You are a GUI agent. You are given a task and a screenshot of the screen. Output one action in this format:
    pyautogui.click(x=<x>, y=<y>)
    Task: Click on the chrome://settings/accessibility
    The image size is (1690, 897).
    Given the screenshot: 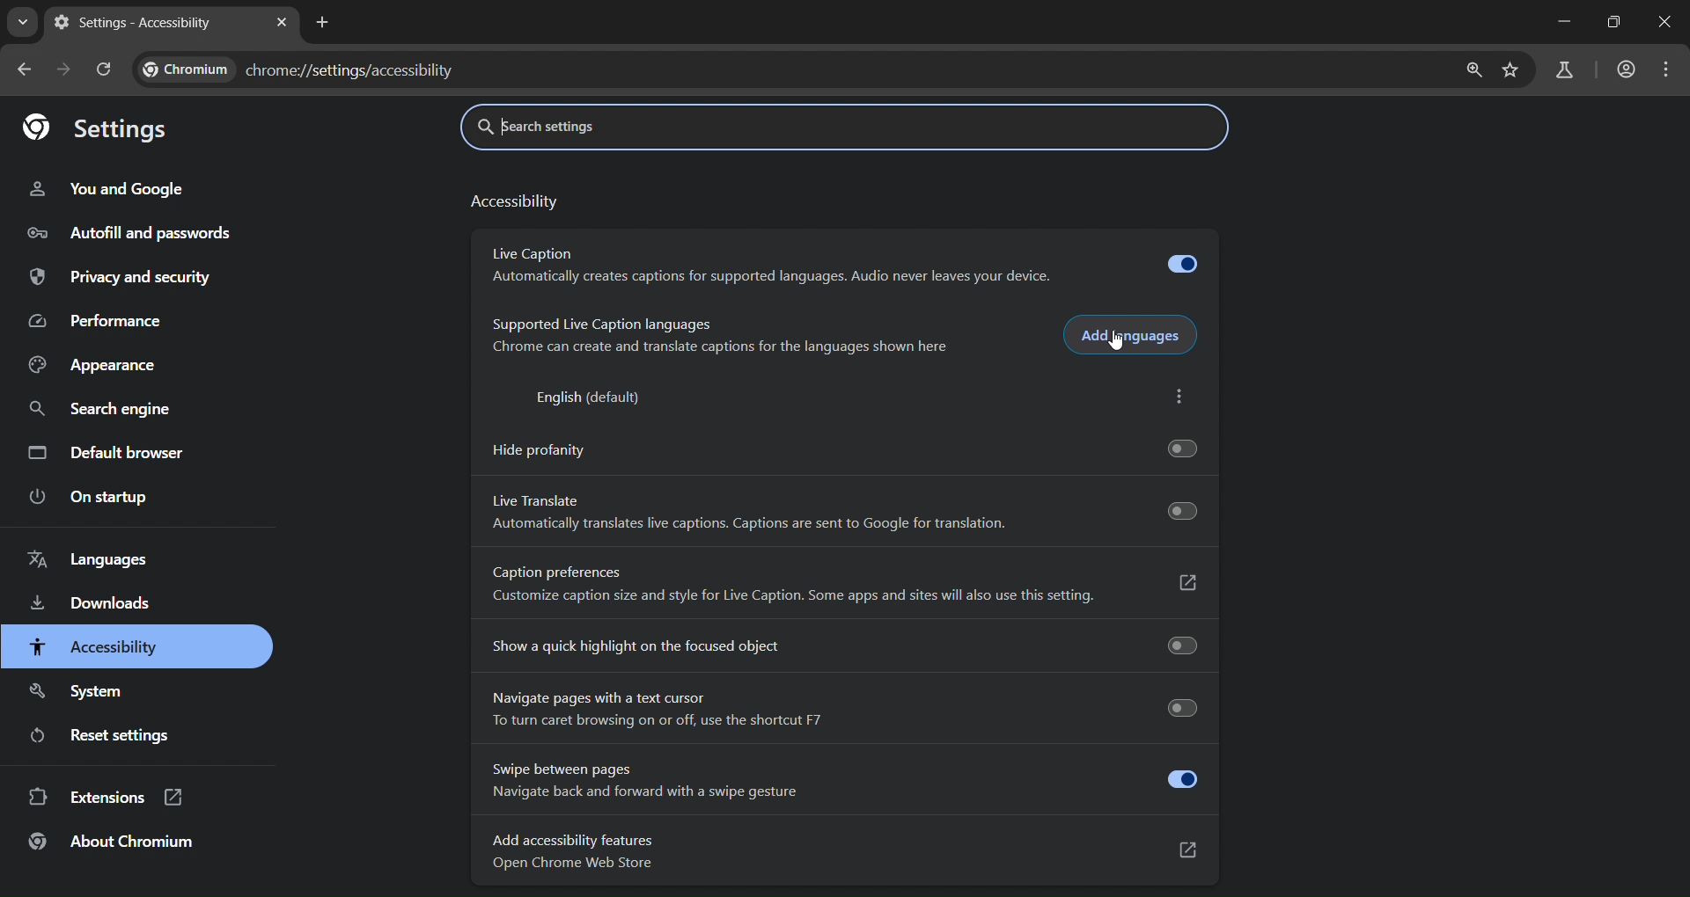 What is the action you would take?
    pyautogui.click(x=351, y=67)
    